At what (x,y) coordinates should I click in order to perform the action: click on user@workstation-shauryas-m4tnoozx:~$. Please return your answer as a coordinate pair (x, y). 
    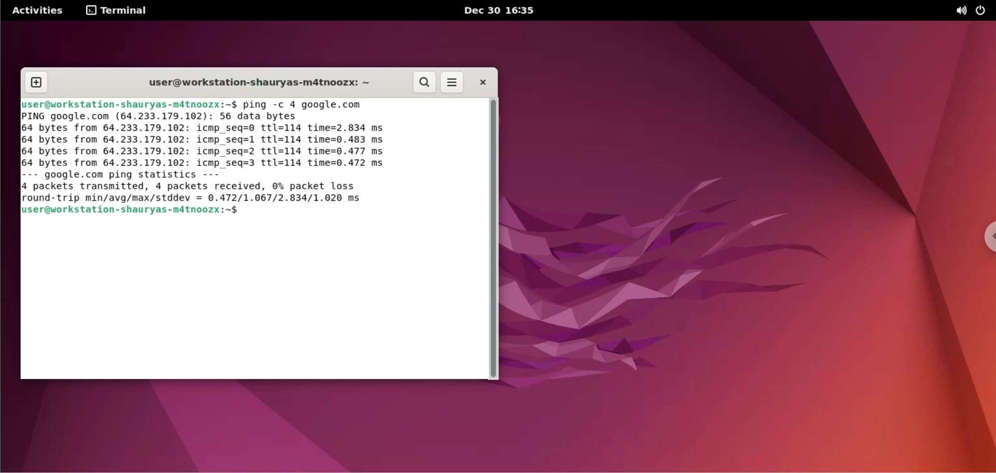
    Looking at the image, I should click on (145, 210).